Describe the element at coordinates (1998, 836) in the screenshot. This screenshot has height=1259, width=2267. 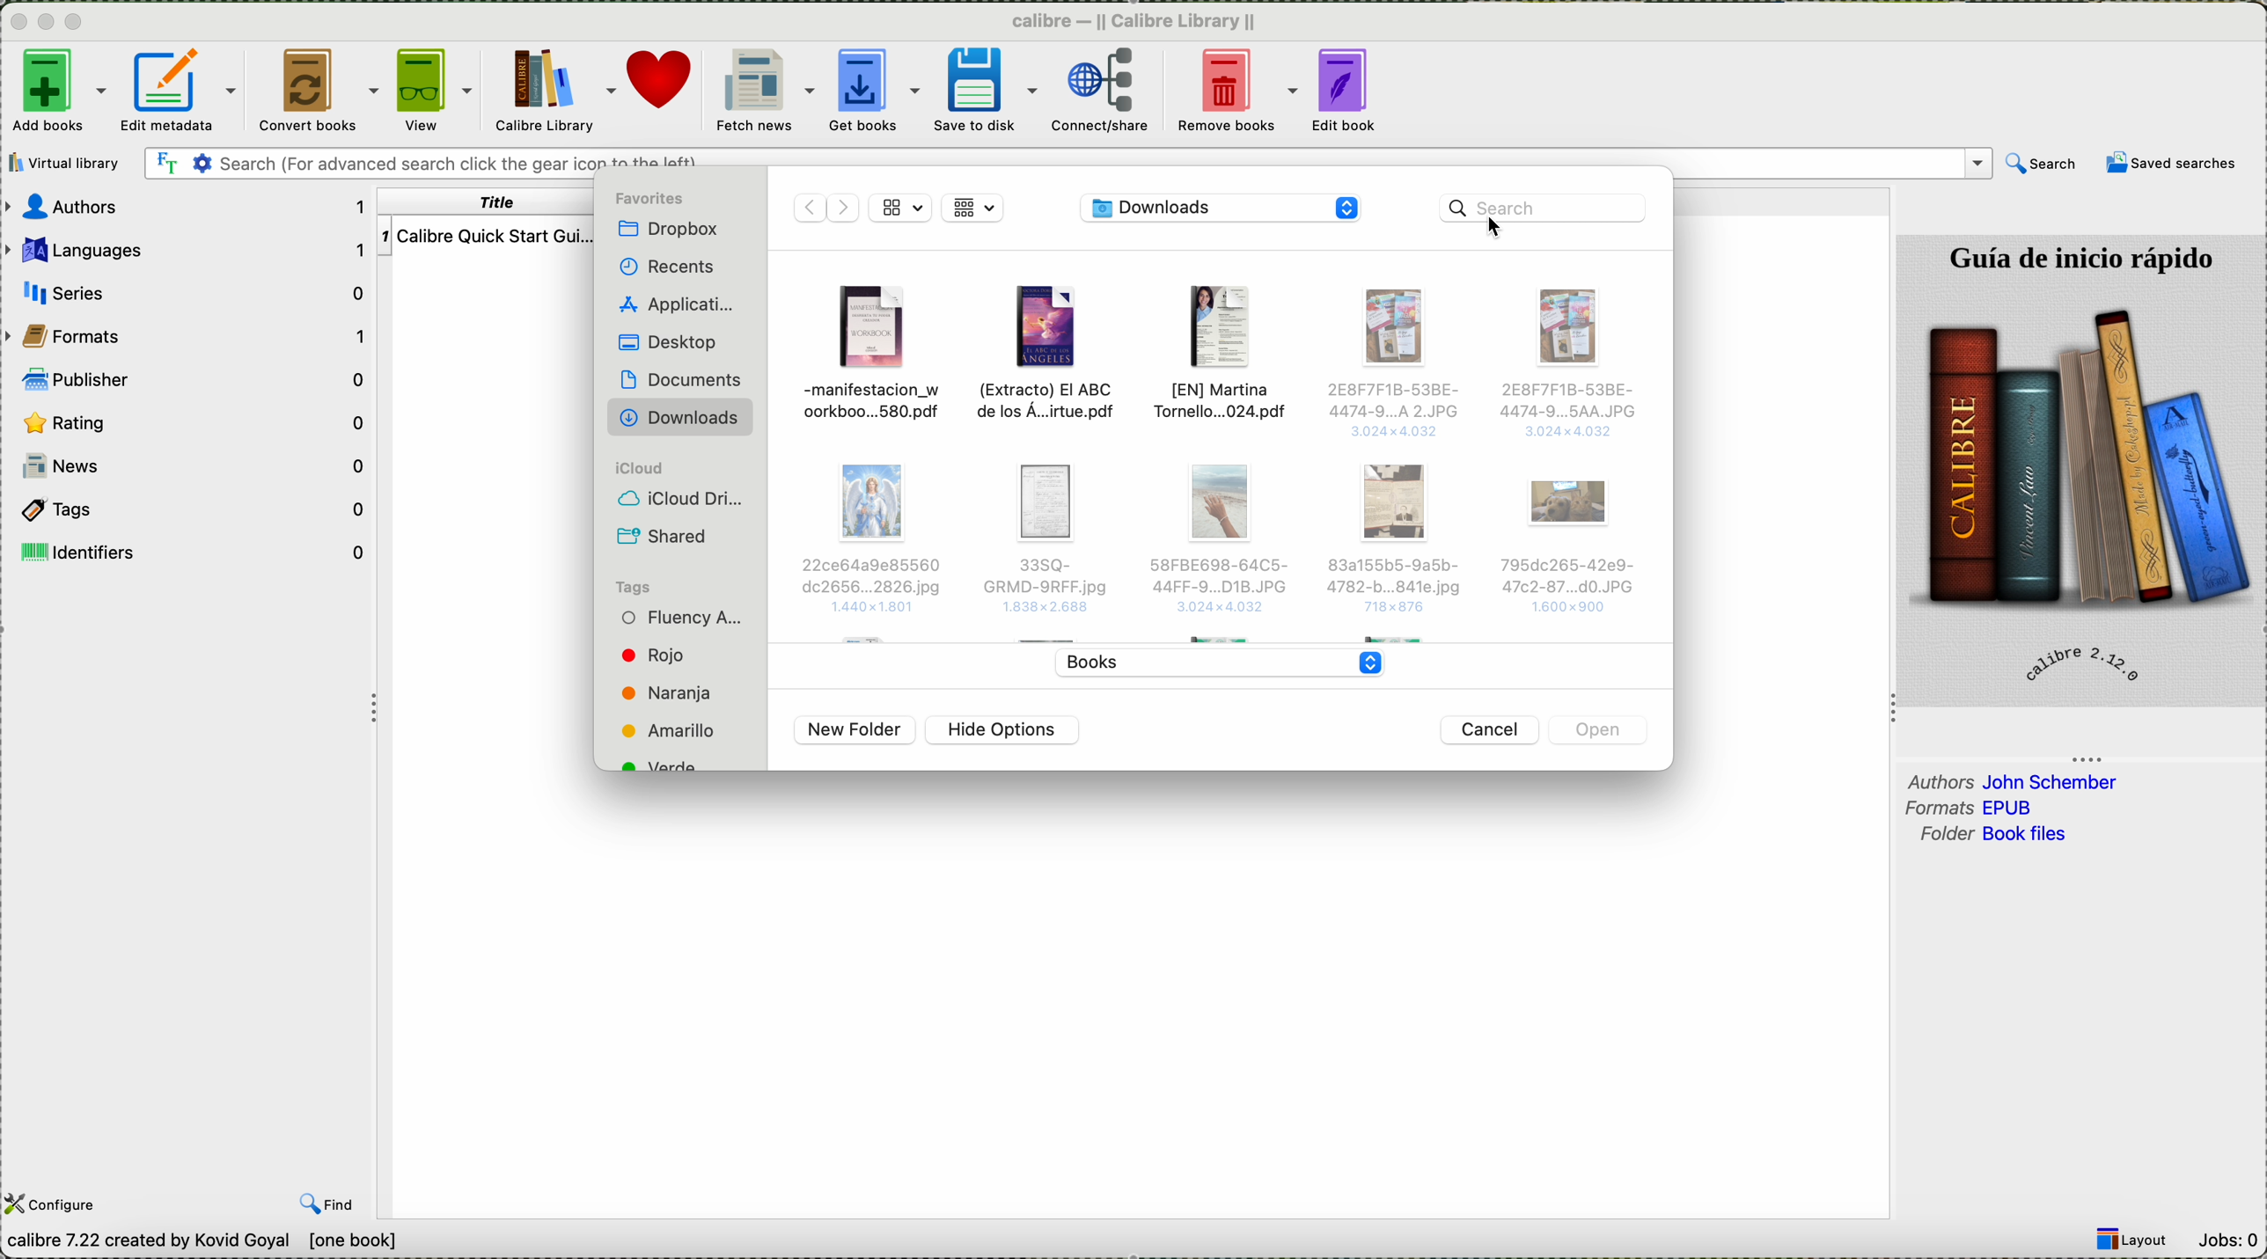
I see `folder` at that location.